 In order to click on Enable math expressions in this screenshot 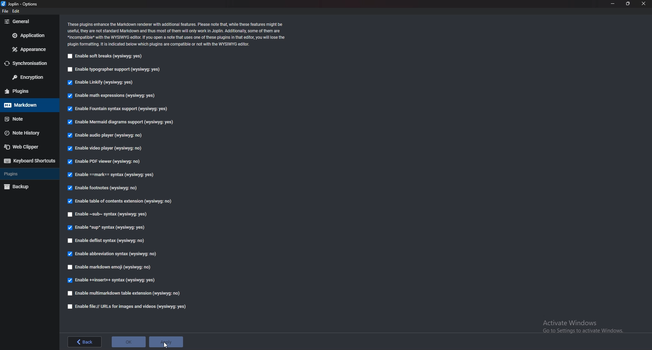, I will do `click(111, 95)`.